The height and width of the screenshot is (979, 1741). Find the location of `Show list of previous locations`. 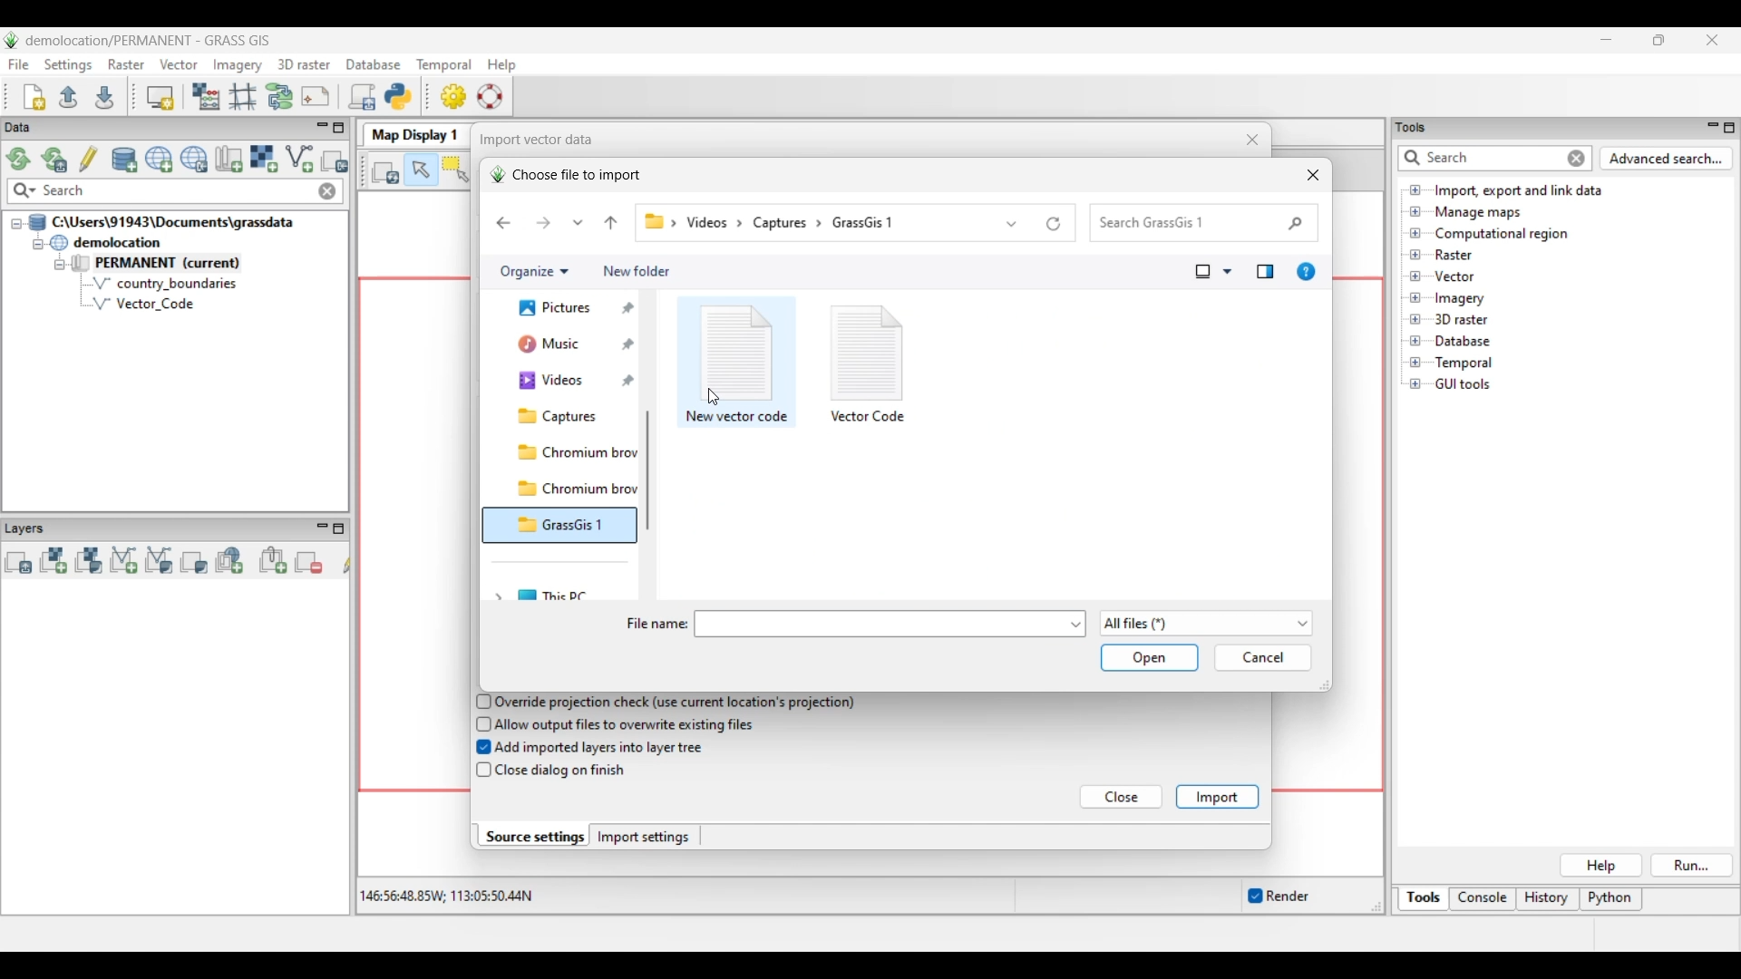

Show list of previous locations is located at coordinates (1013, 223).